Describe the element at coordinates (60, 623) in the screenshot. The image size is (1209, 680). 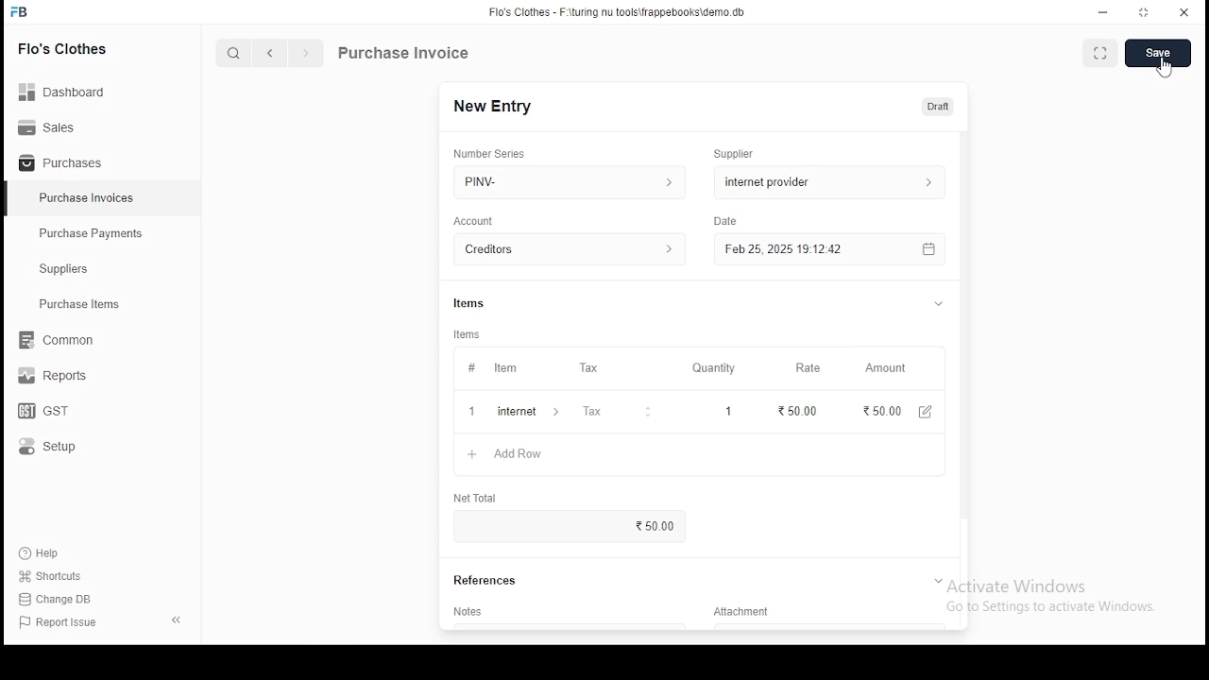
I see `report issue` at that location.